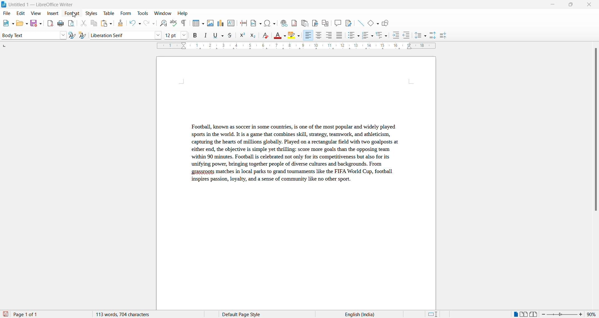 The width and height of the screenshot is (599, 318). I want to click on cut, so click(83, 23).